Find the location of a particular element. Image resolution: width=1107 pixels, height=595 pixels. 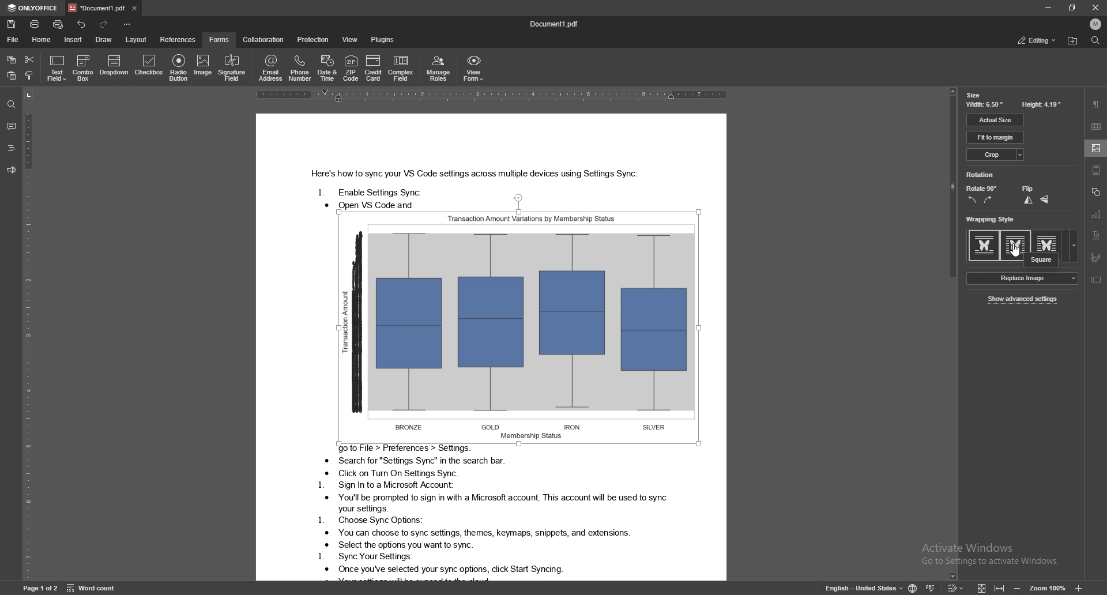

scroll bar is located at coordinates (953, 334).